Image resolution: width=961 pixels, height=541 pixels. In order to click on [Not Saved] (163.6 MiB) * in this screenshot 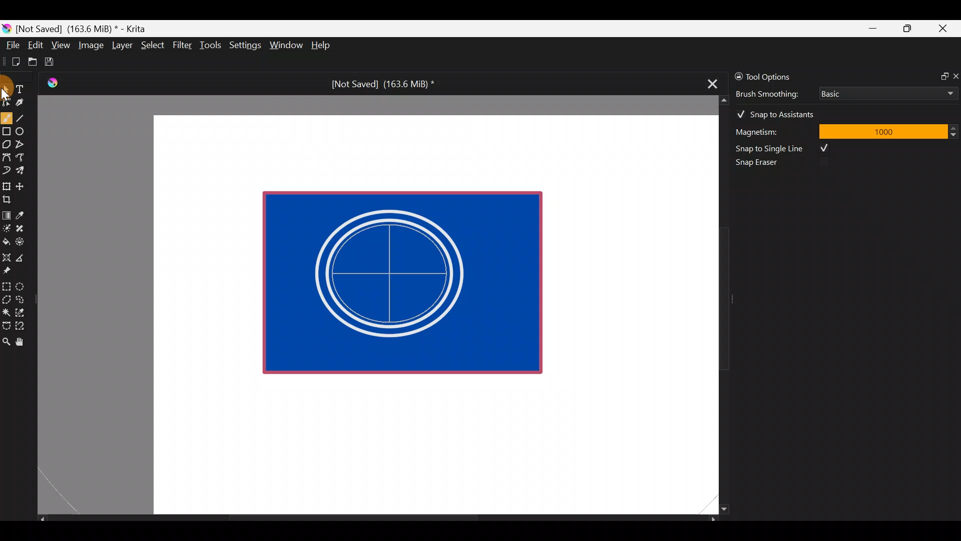, I will do `click(379, 84)`.